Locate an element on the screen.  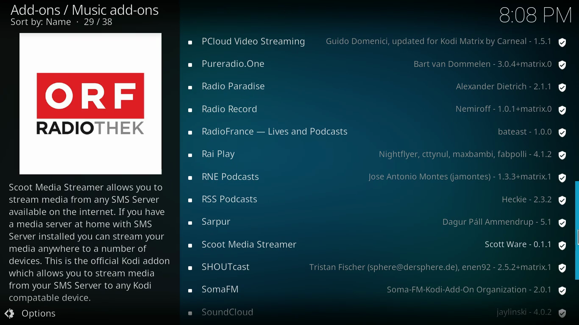
add-on is located at coordinates (226, 199).